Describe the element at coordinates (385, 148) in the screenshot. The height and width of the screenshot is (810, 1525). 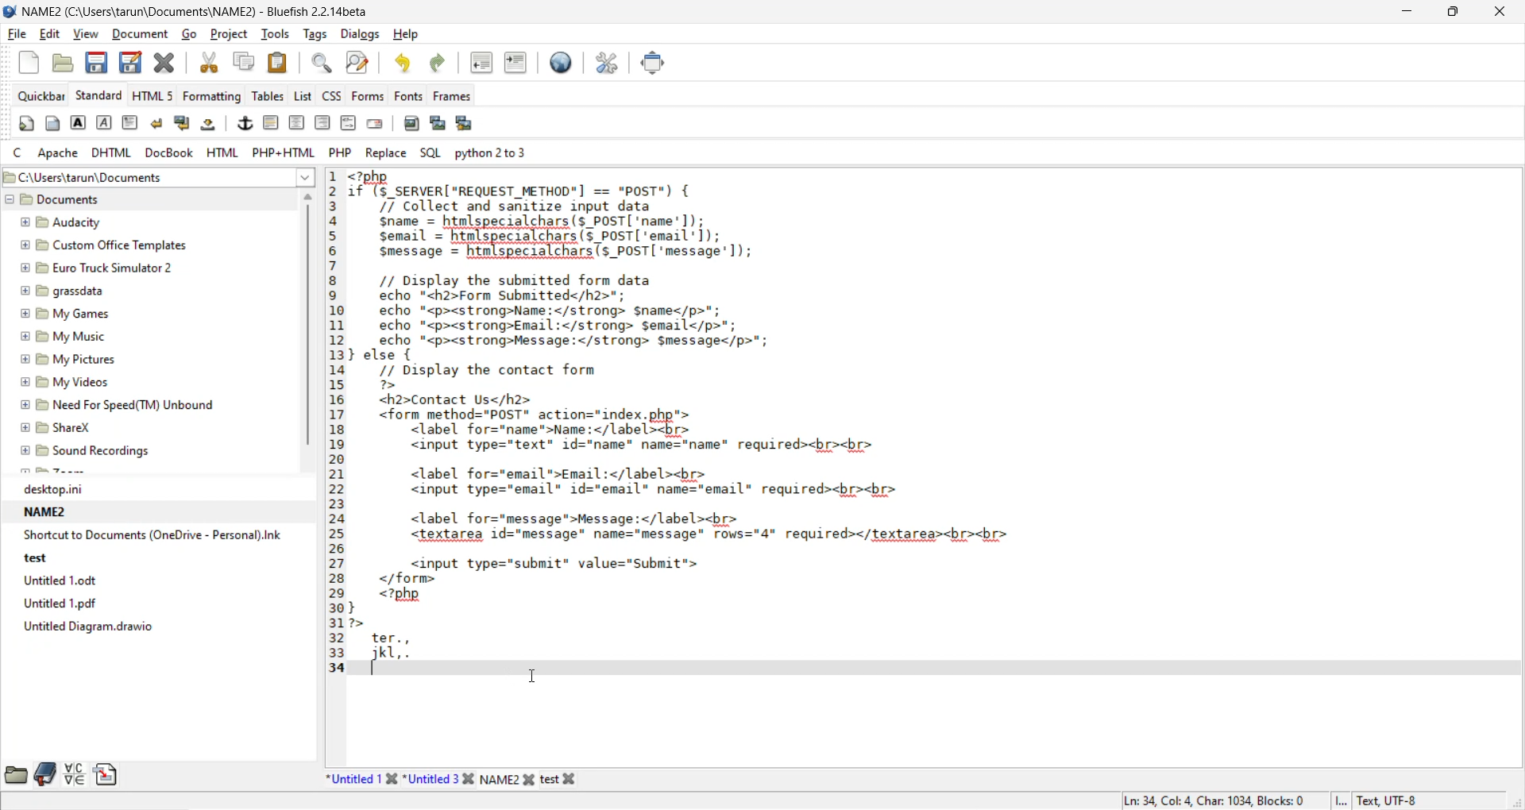
I see `replace` at that location.